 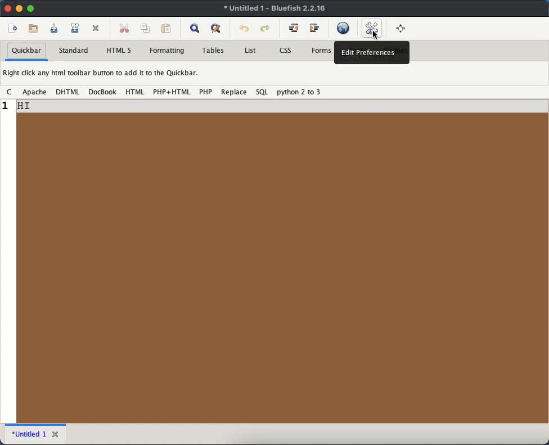 What do you see at coordinates (134, 92) in the screenshot?
I see `html` at bounding box center [134, 92].